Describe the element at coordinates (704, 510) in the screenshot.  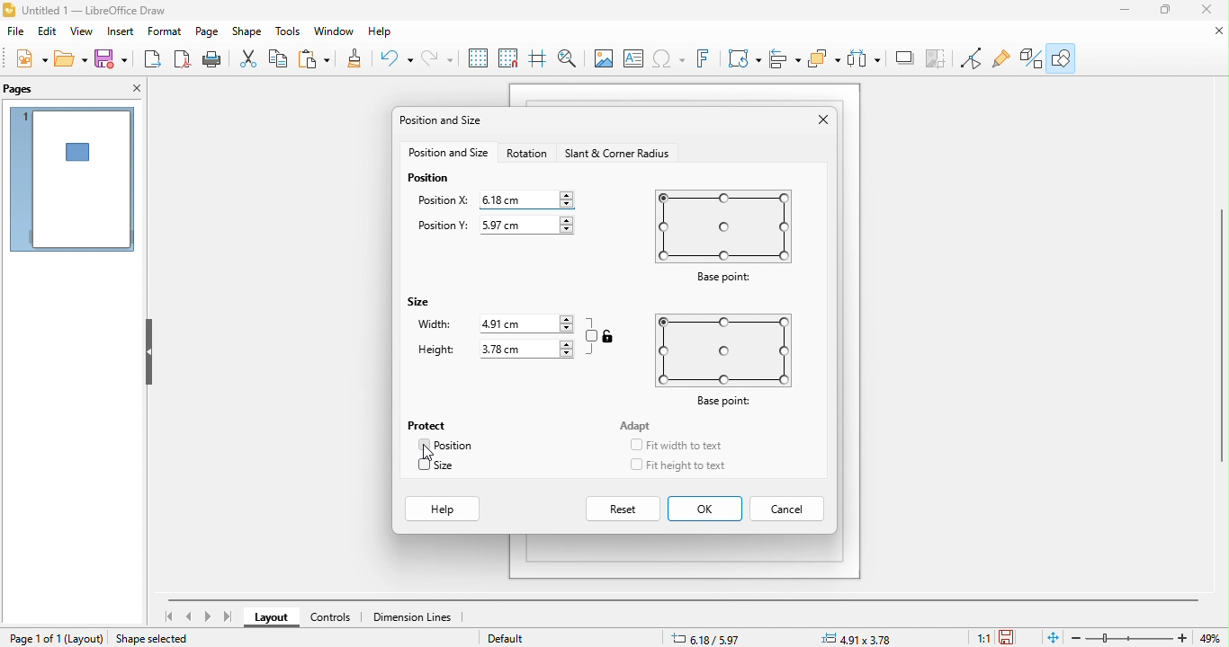
I see `ok` at that location.